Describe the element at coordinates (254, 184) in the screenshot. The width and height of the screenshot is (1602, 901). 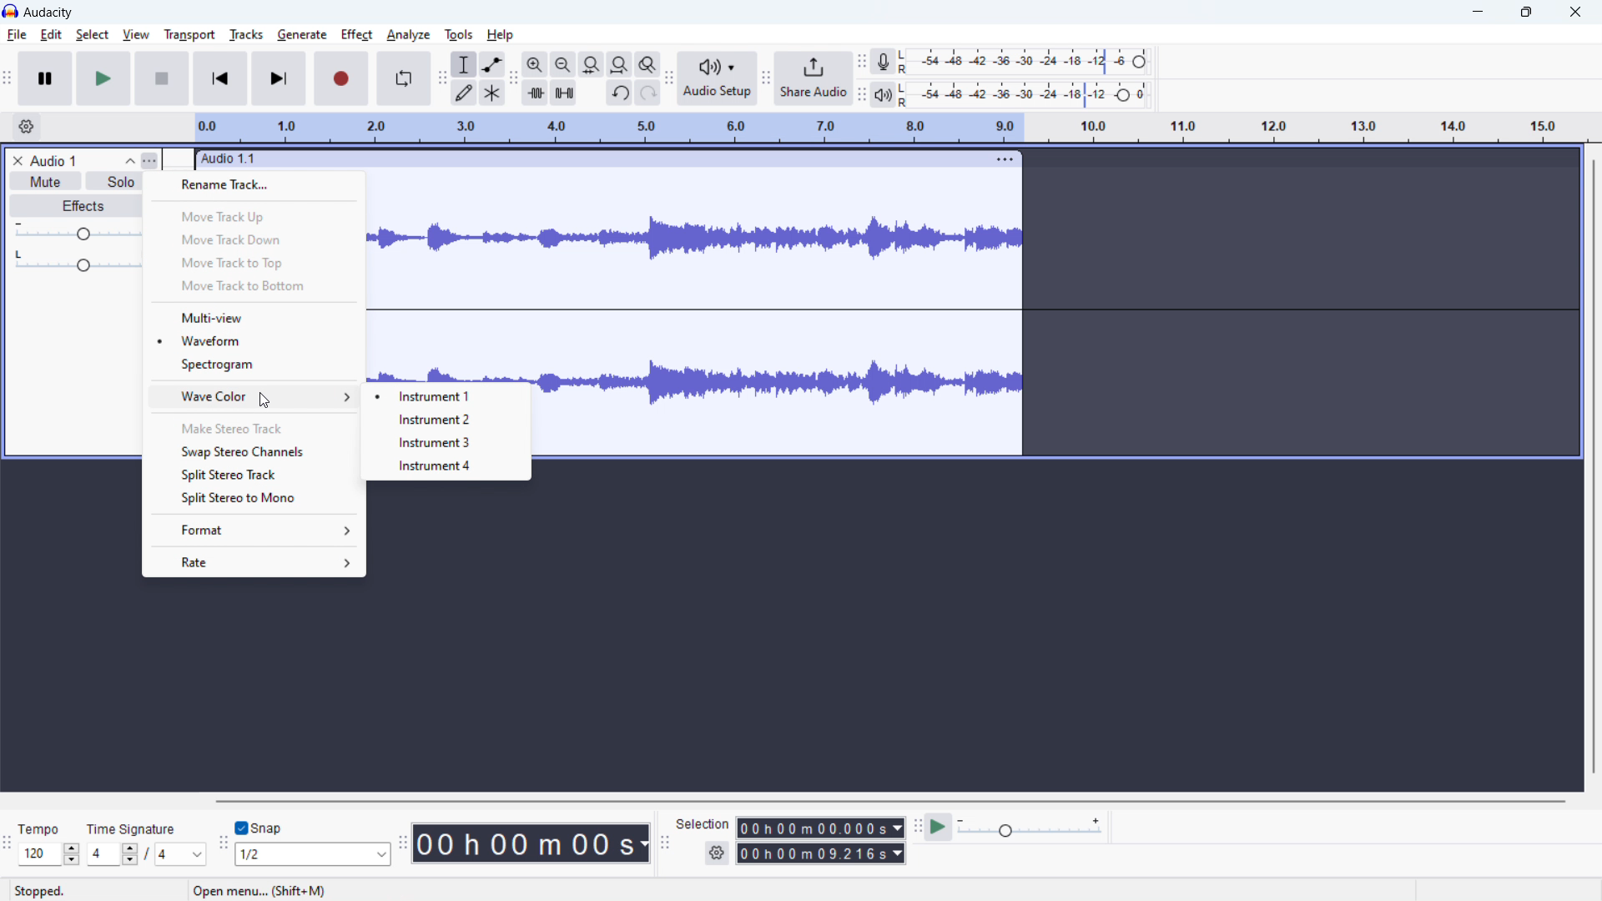
I see `rename track` at that location.